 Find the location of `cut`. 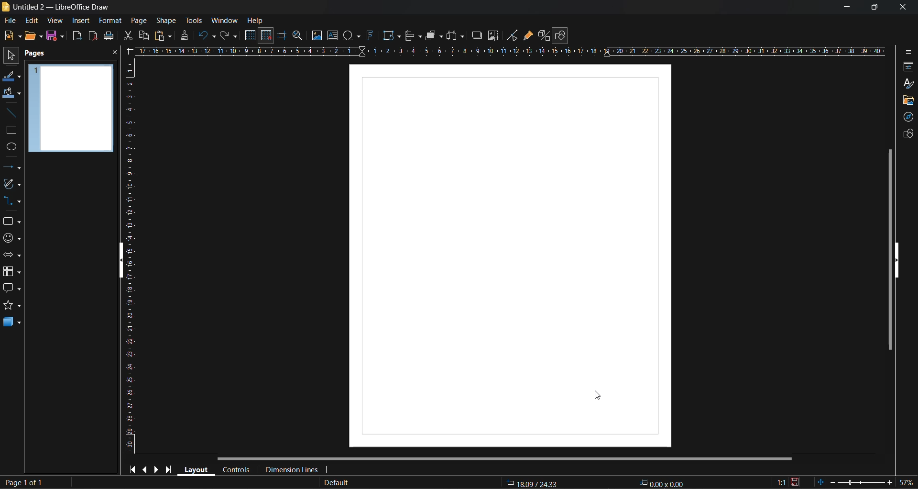

cut is located at coordinates (126, 36).